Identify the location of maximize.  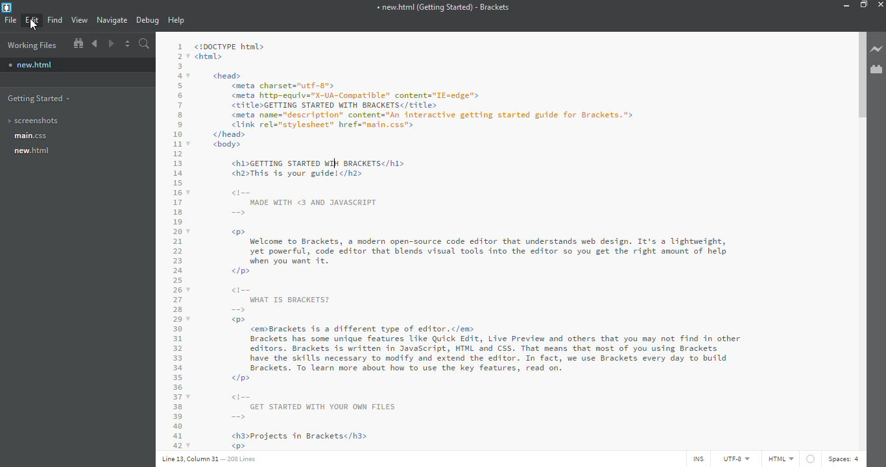
(863, 5).